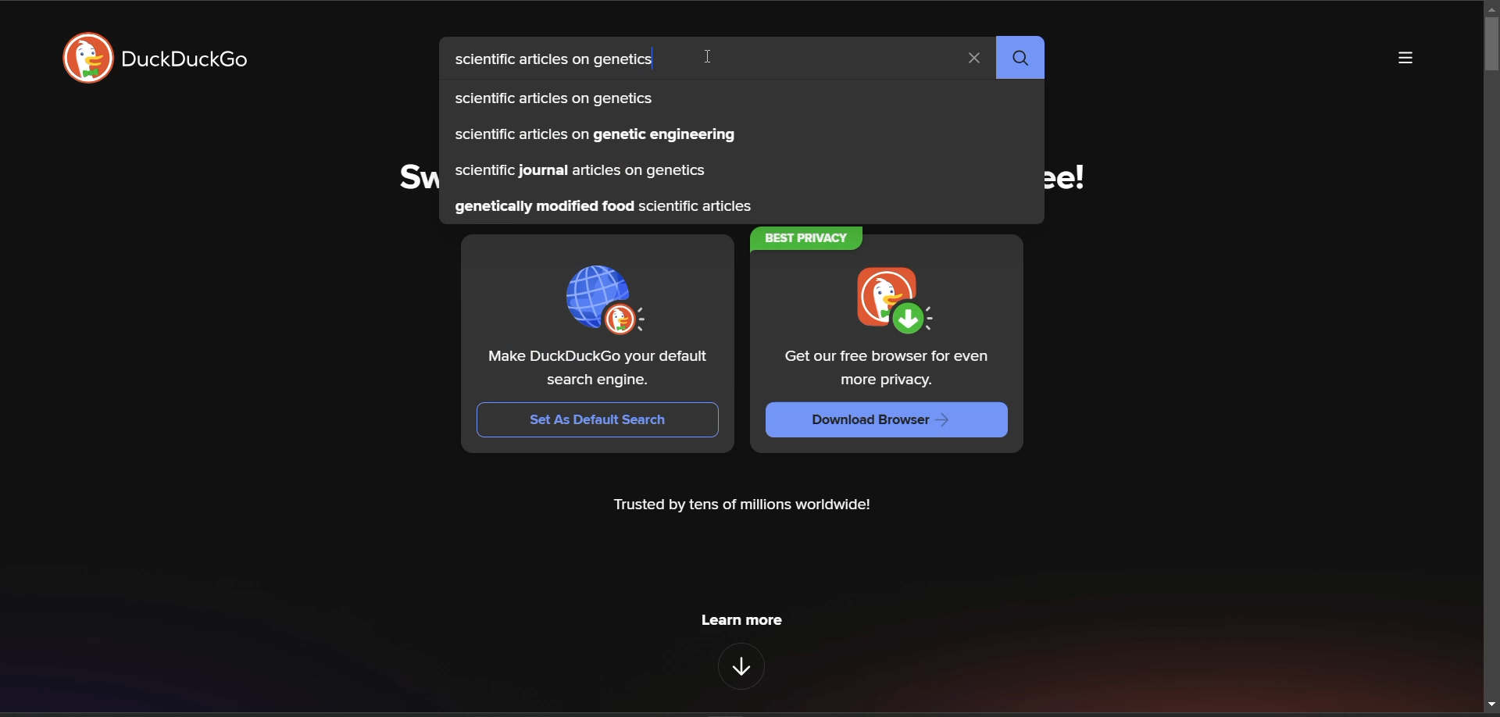  What do you see at coordinates (741, 666) in the screenshot?
I see `features` at bounding box center [741, 666].